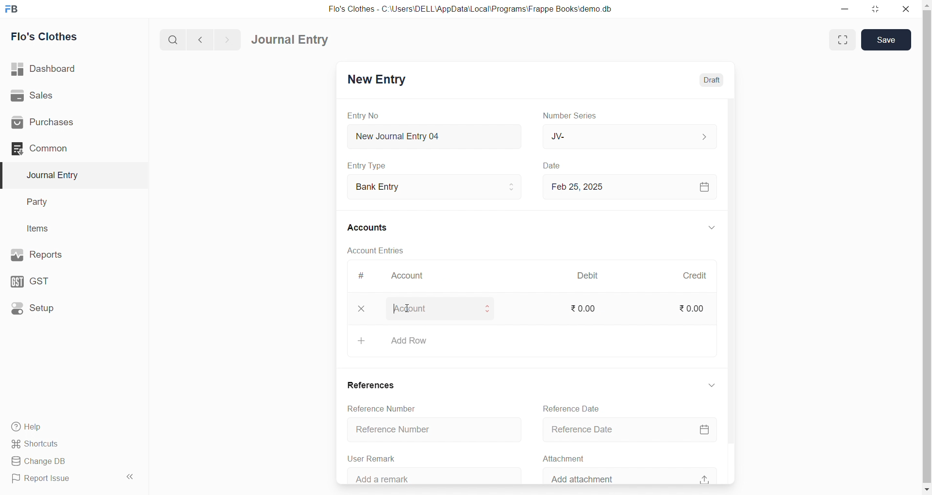 The width and height of the screenshot is (932, 495). Describe the element at coordinates (710, 229) in the screenshot. I see `Expand/Collapse` at that location.